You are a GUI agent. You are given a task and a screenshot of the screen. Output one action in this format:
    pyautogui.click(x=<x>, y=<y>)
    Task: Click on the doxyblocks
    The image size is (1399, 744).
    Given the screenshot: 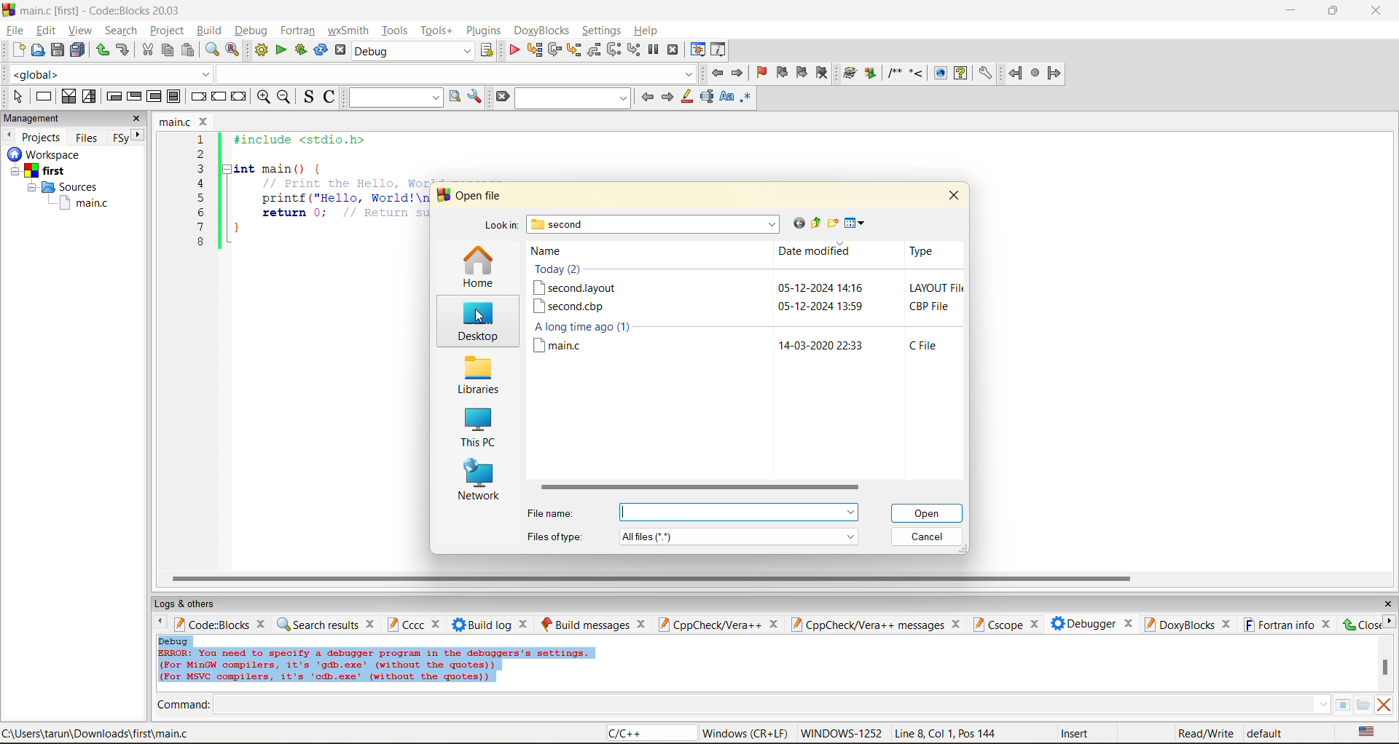 What is the action you would take?
    pyautogui.click(x=544, y=31)
    